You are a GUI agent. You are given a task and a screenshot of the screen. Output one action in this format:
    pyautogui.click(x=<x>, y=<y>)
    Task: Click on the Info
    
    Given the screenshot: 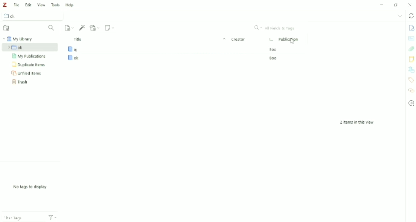 What is the action you would take?
    pyautogui.click(x=411, y=27)
    